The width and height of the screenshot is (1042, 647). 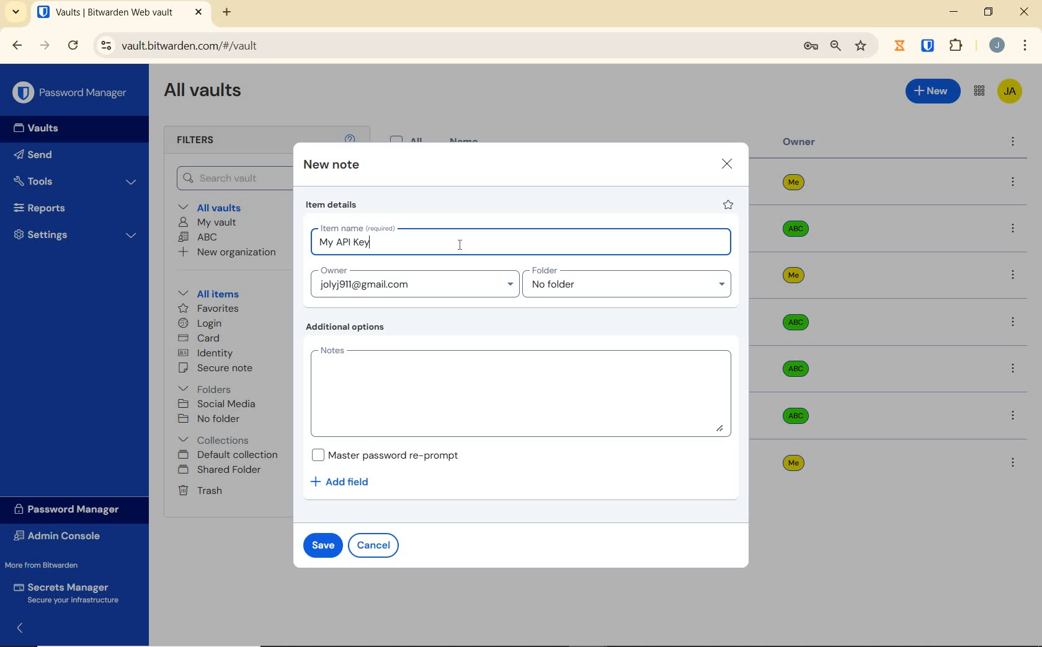 I want to click on save, so click(x=323, y=544).